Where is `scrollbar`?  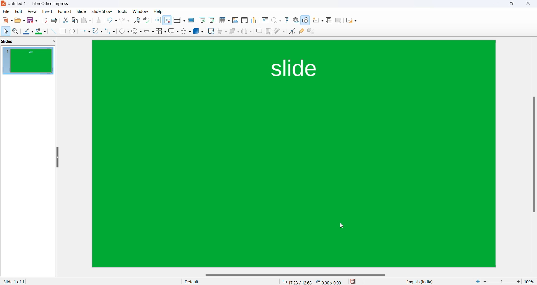 scrollbar is located at coordinates (298, 275).